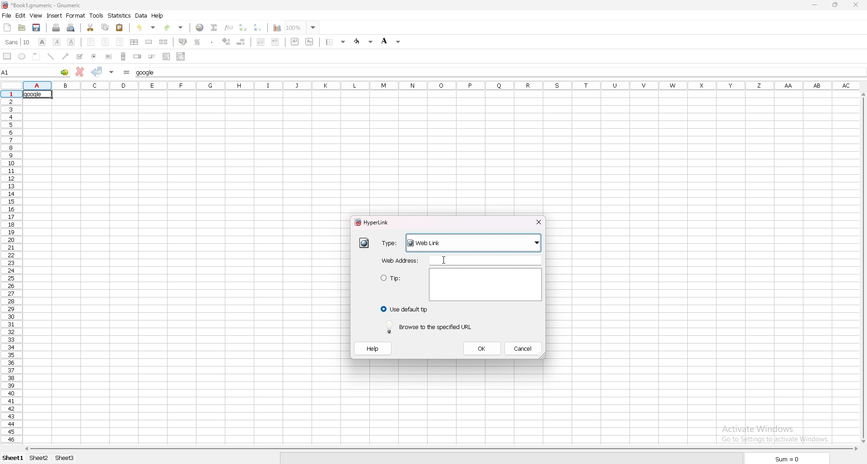  I want to click on increase decimals, so click(226, 42).